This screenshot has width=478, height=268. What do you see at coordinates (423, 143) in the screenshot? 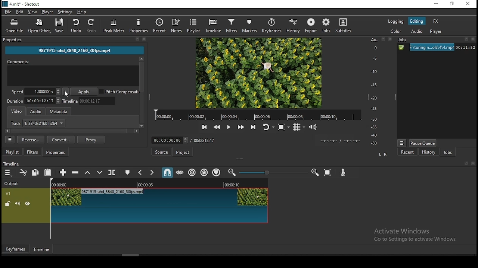
I see `pause queue` at bounding box center [423, 143].